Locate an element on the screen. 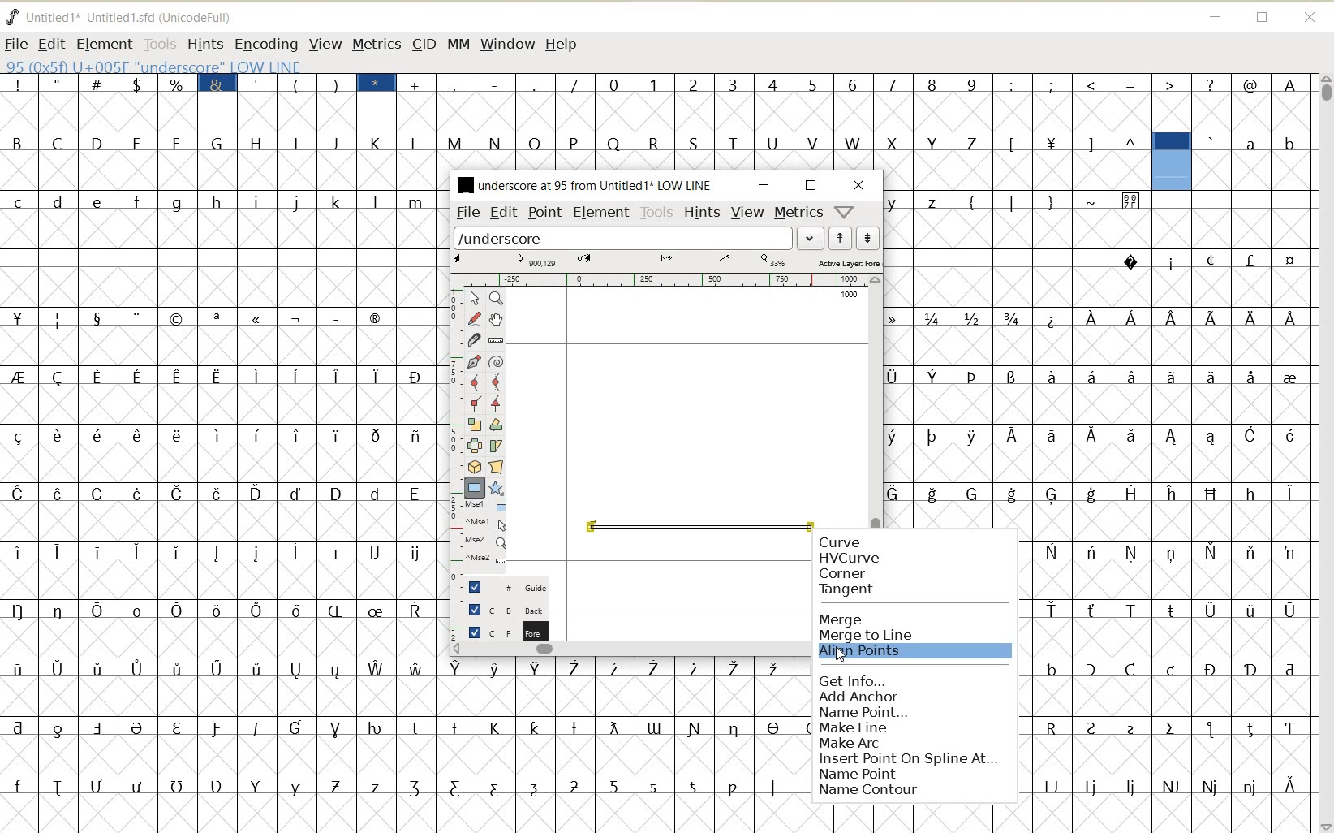  glyph selected is located at coordinates (1172, 162).